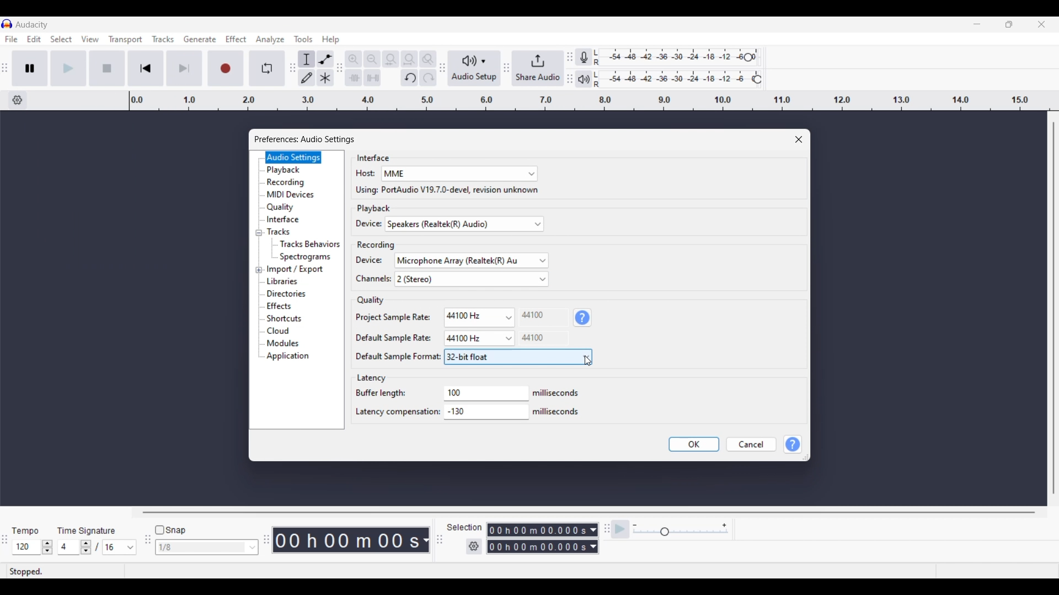 Image resolution: width=1059 pixels, height=595 pixels. I want to click on Tracks, so click(293, 231).